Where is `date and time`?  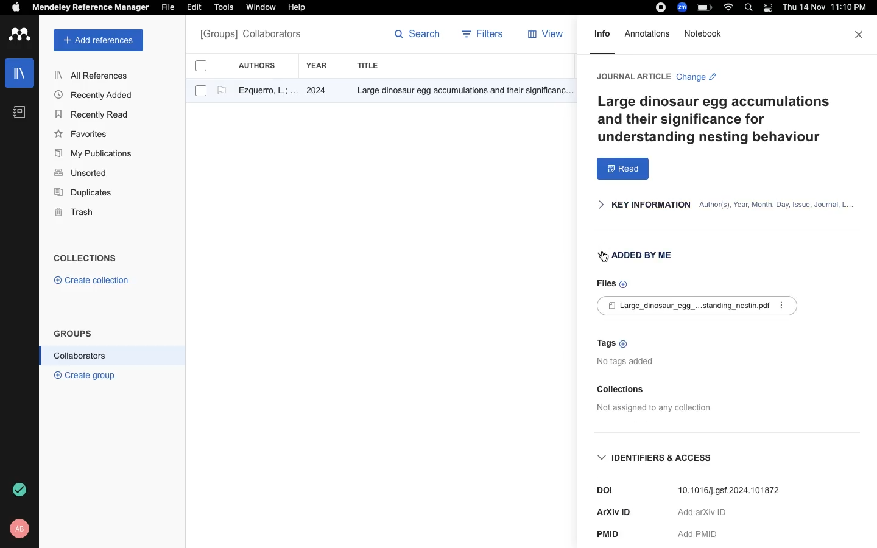
date and time is located at coordinates (822, 9).